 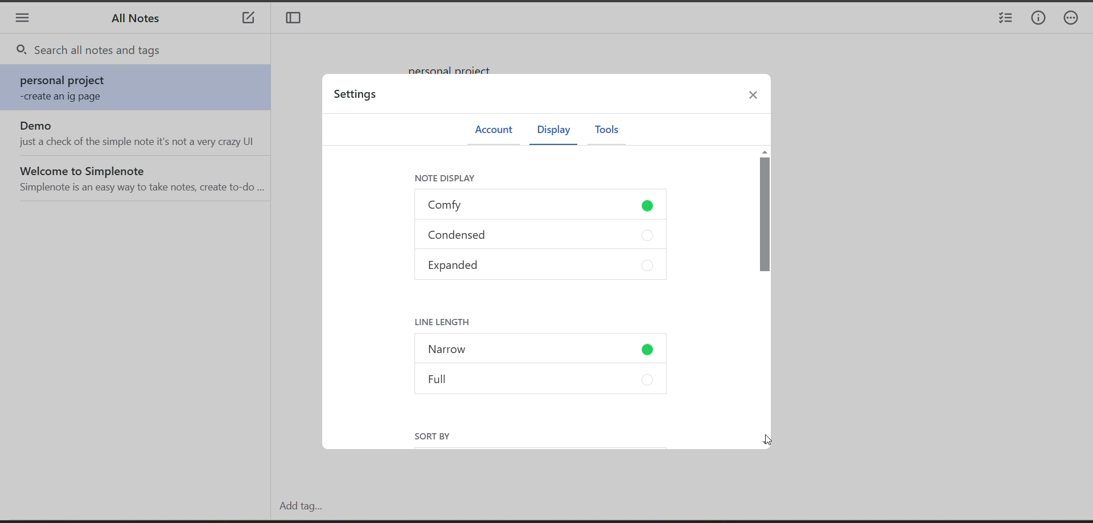 I want to click on close, so click(x=758, y=98).